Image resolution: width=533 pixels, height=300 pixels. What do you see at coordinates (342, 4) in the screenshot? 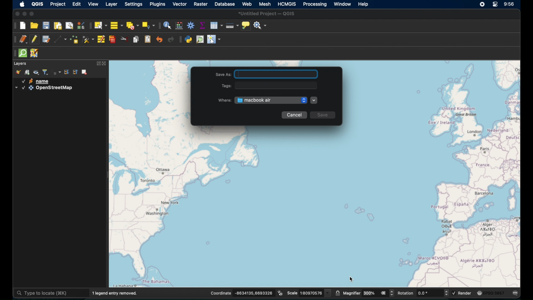
I see `window` at bounding box center [342, 4].